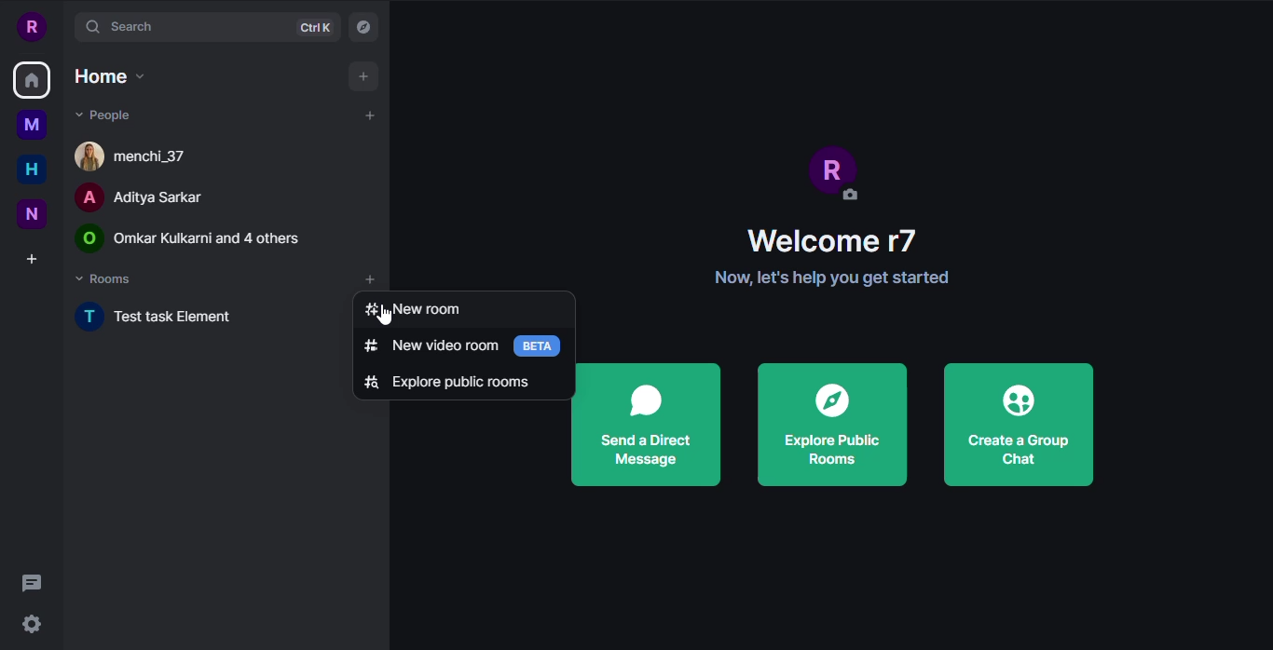 Image resolution: width=1273 pixels, height=650 pixels. Describe the element at coordinates (833, 278) in the screenshot. I see `info` at that location.